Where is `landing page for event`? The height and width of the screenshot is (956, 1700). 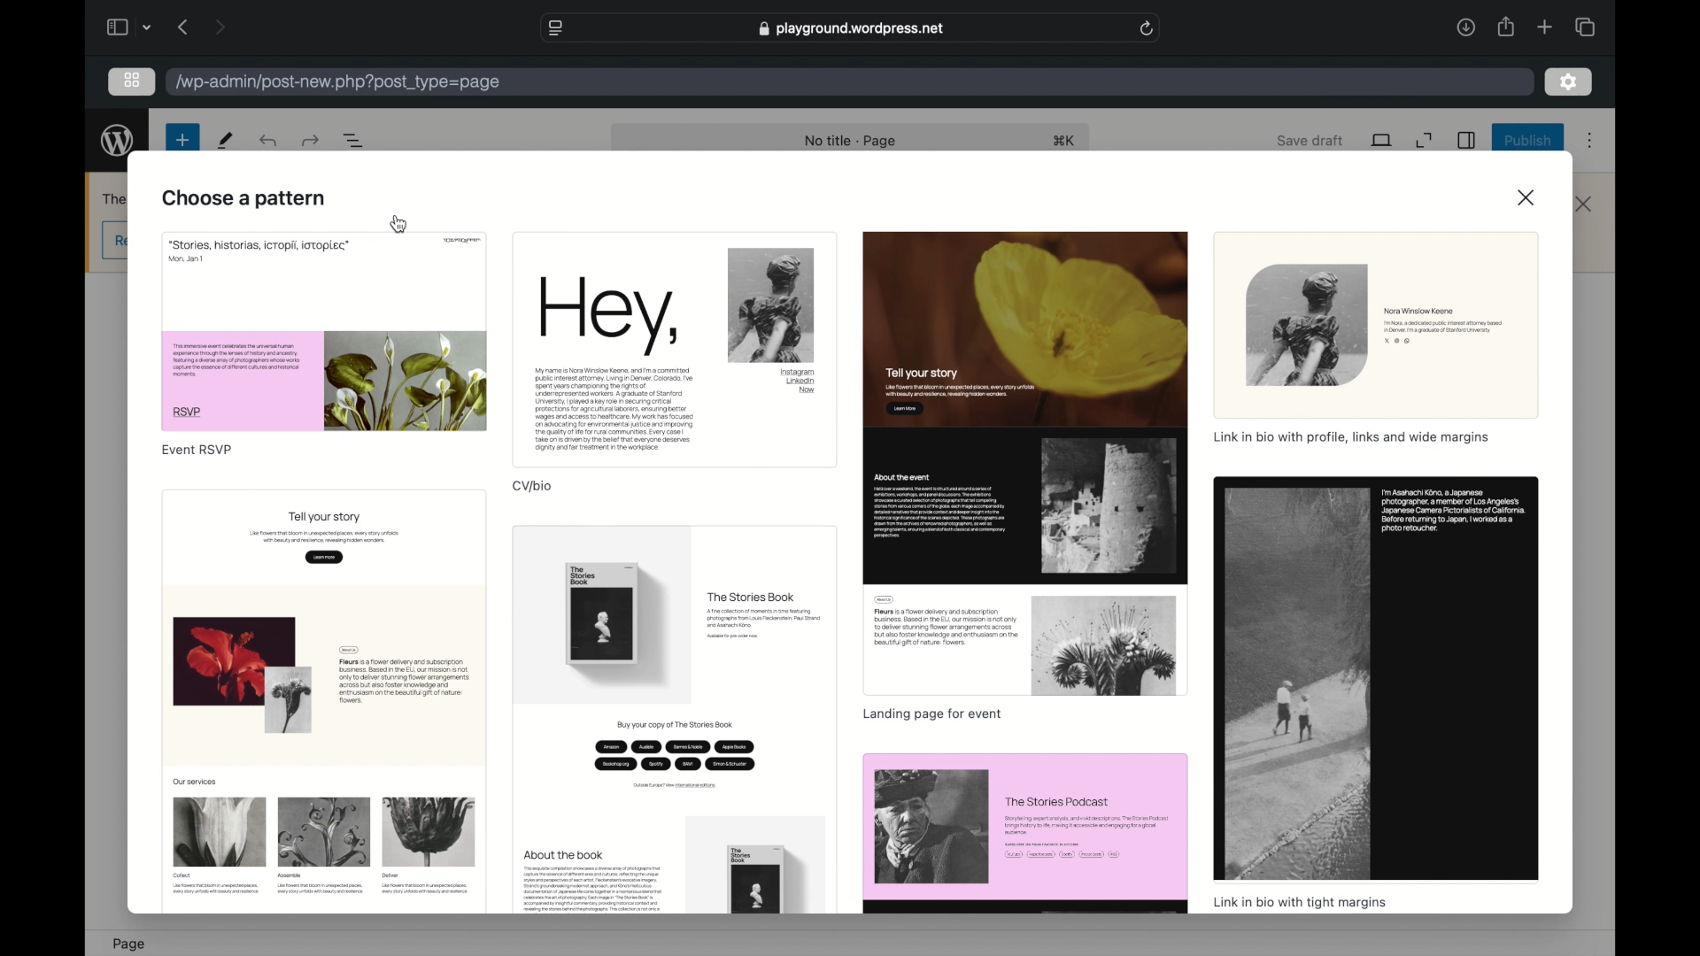 landing page for event is located at coordinates (931, 715).